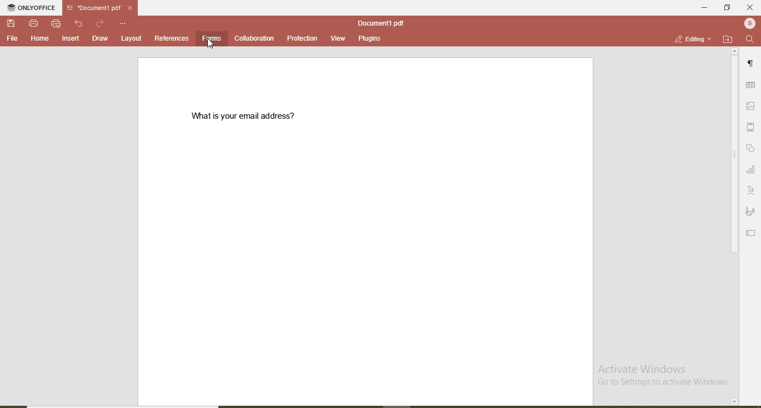  I want to click on quick print, so click(56, 23).